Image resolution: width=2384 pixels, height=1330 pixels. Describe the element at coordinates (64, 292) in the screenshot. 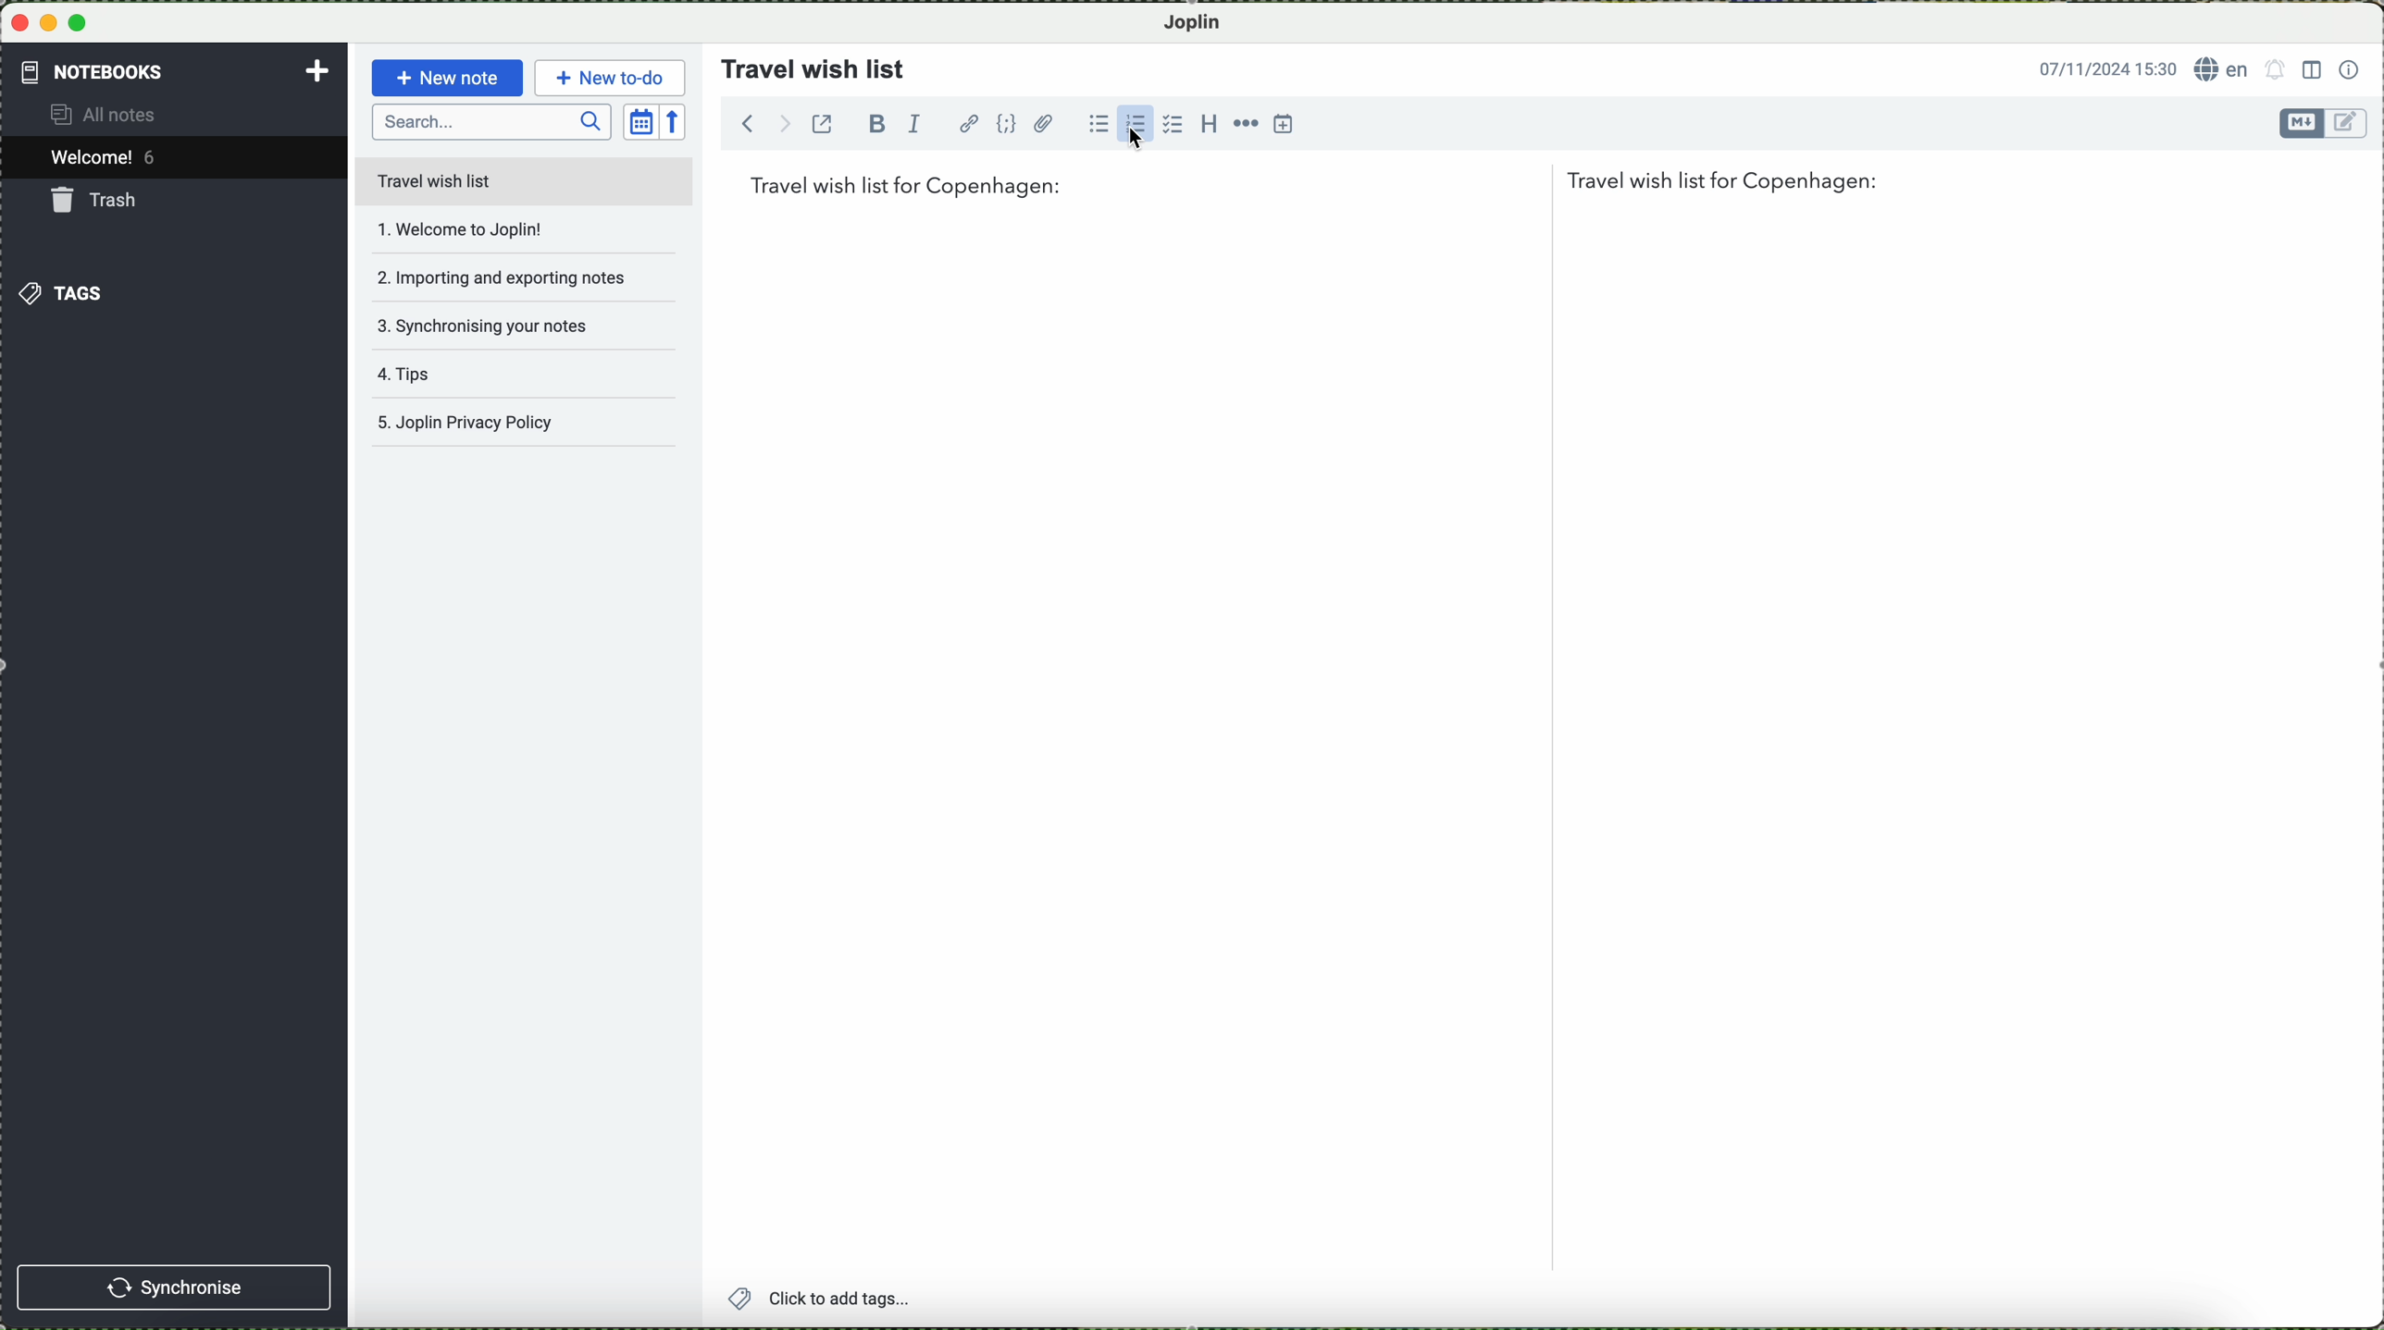

I see `tags` at that location.